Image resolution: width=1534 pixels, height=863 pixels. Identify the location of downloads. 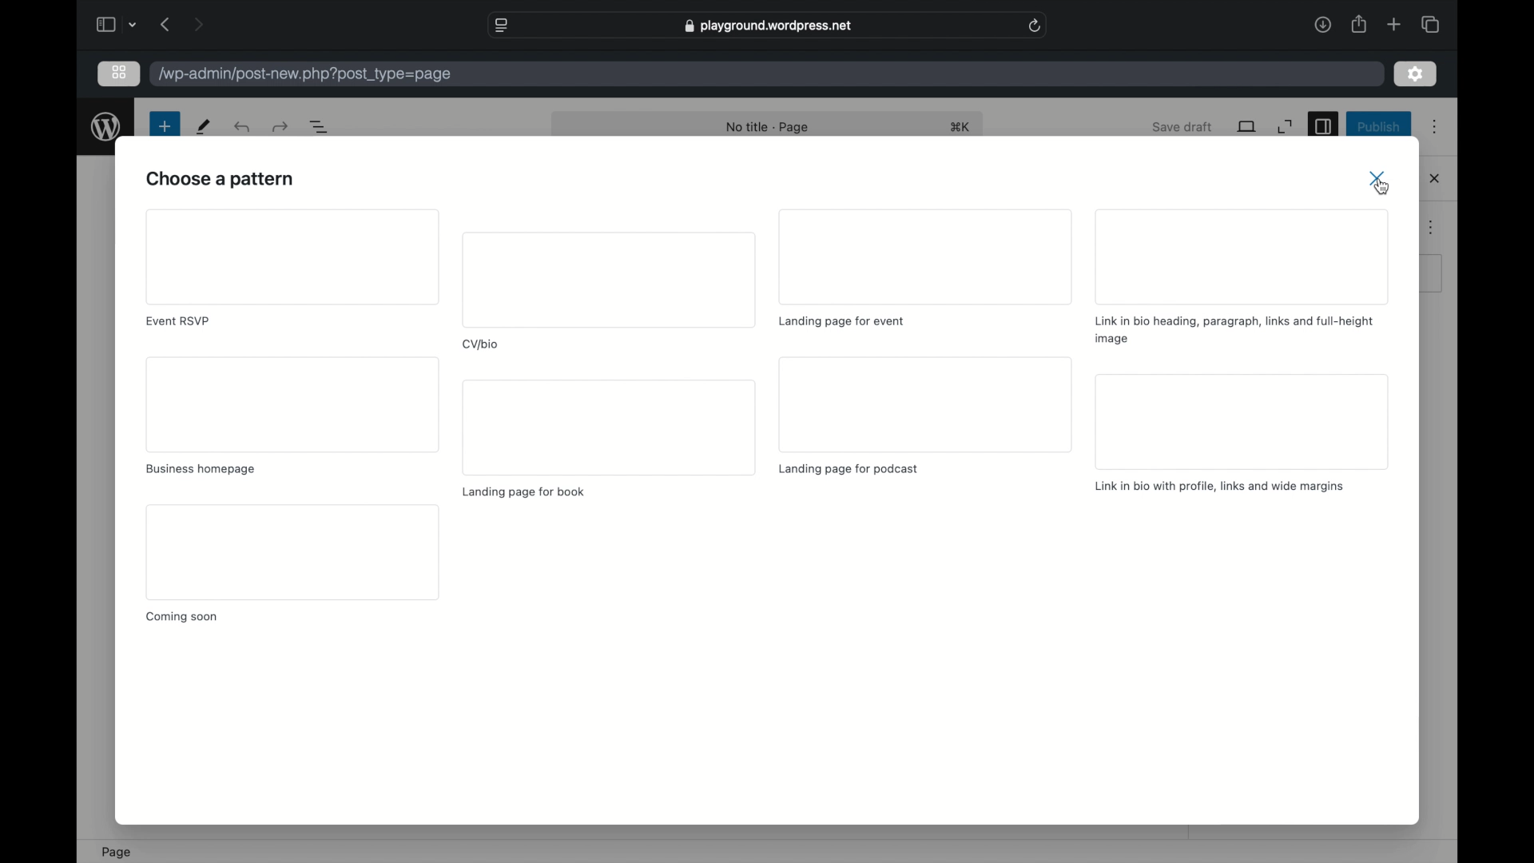
(1323, 26).